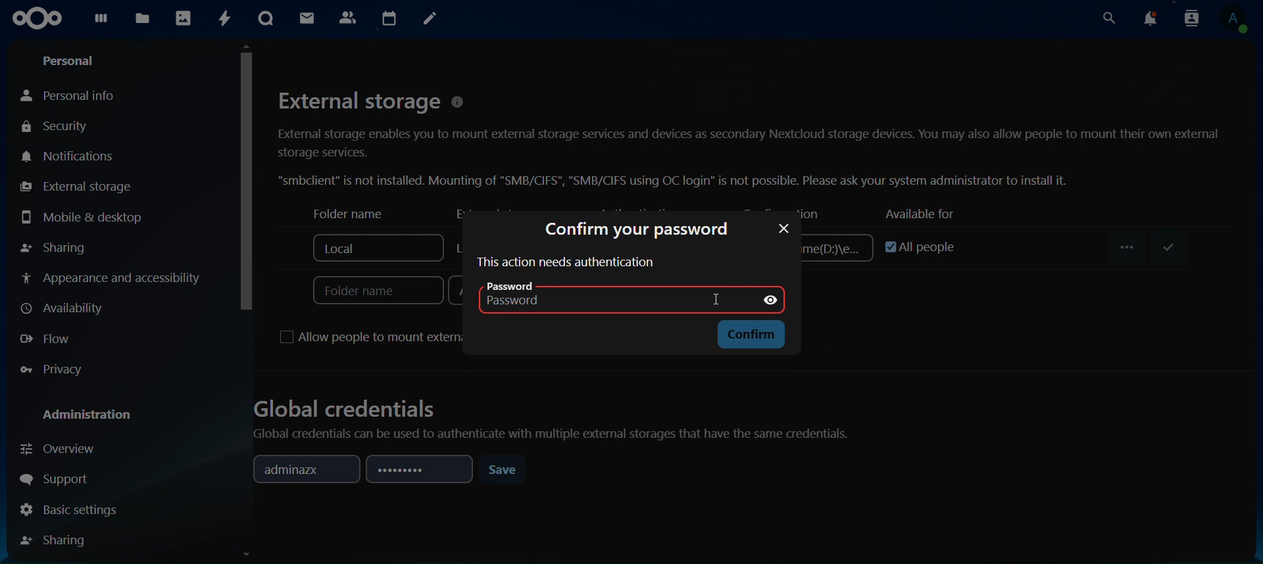  What do you see at coordinates (59, 476) in the screenshot?
I see `support` at bounding box center [59, 476].